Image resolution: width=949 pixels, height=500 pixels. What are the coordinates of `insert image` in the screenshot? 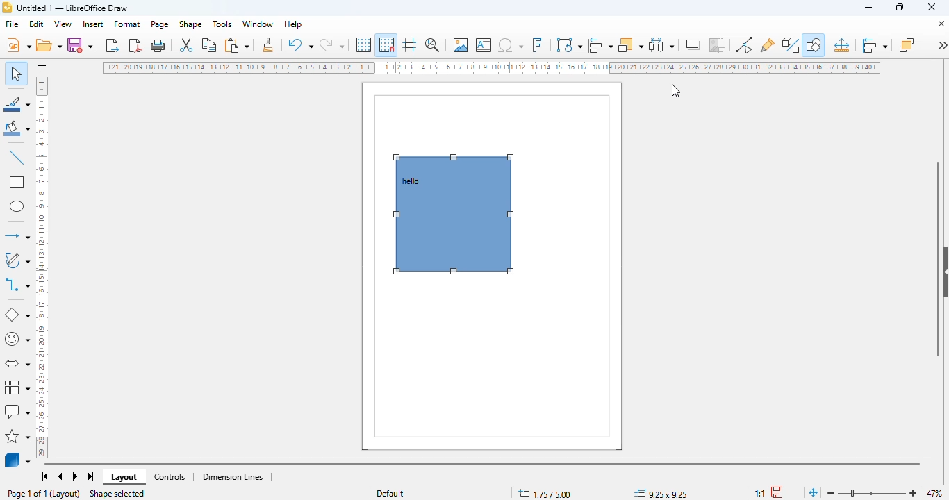 It's located at (461, 45).